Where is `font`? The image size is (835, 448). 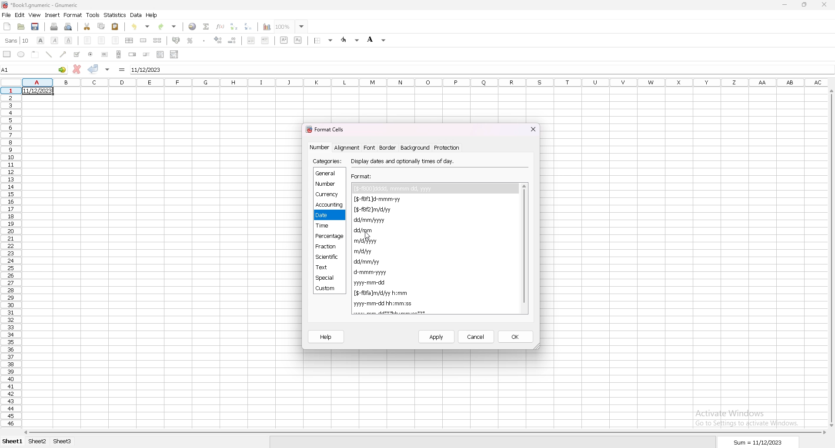
font is located at coordinates (370, 147).